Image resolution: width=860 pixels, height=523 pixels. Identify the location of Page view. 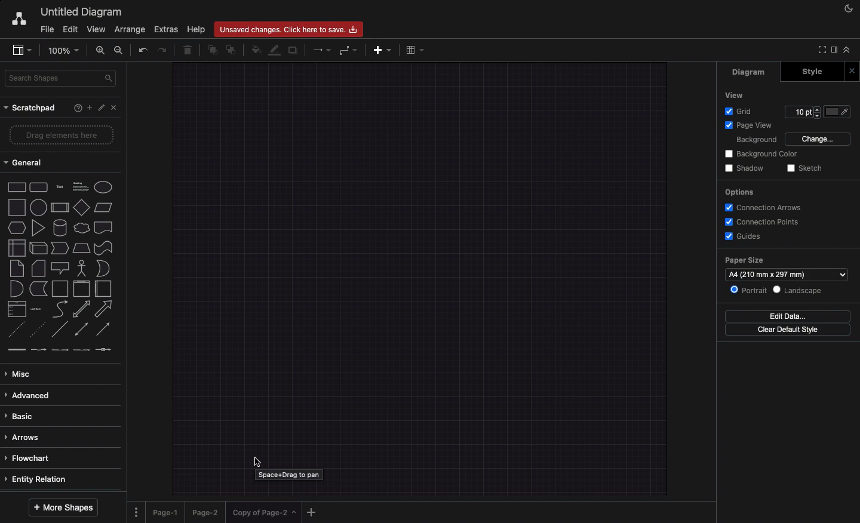
(746, 124).